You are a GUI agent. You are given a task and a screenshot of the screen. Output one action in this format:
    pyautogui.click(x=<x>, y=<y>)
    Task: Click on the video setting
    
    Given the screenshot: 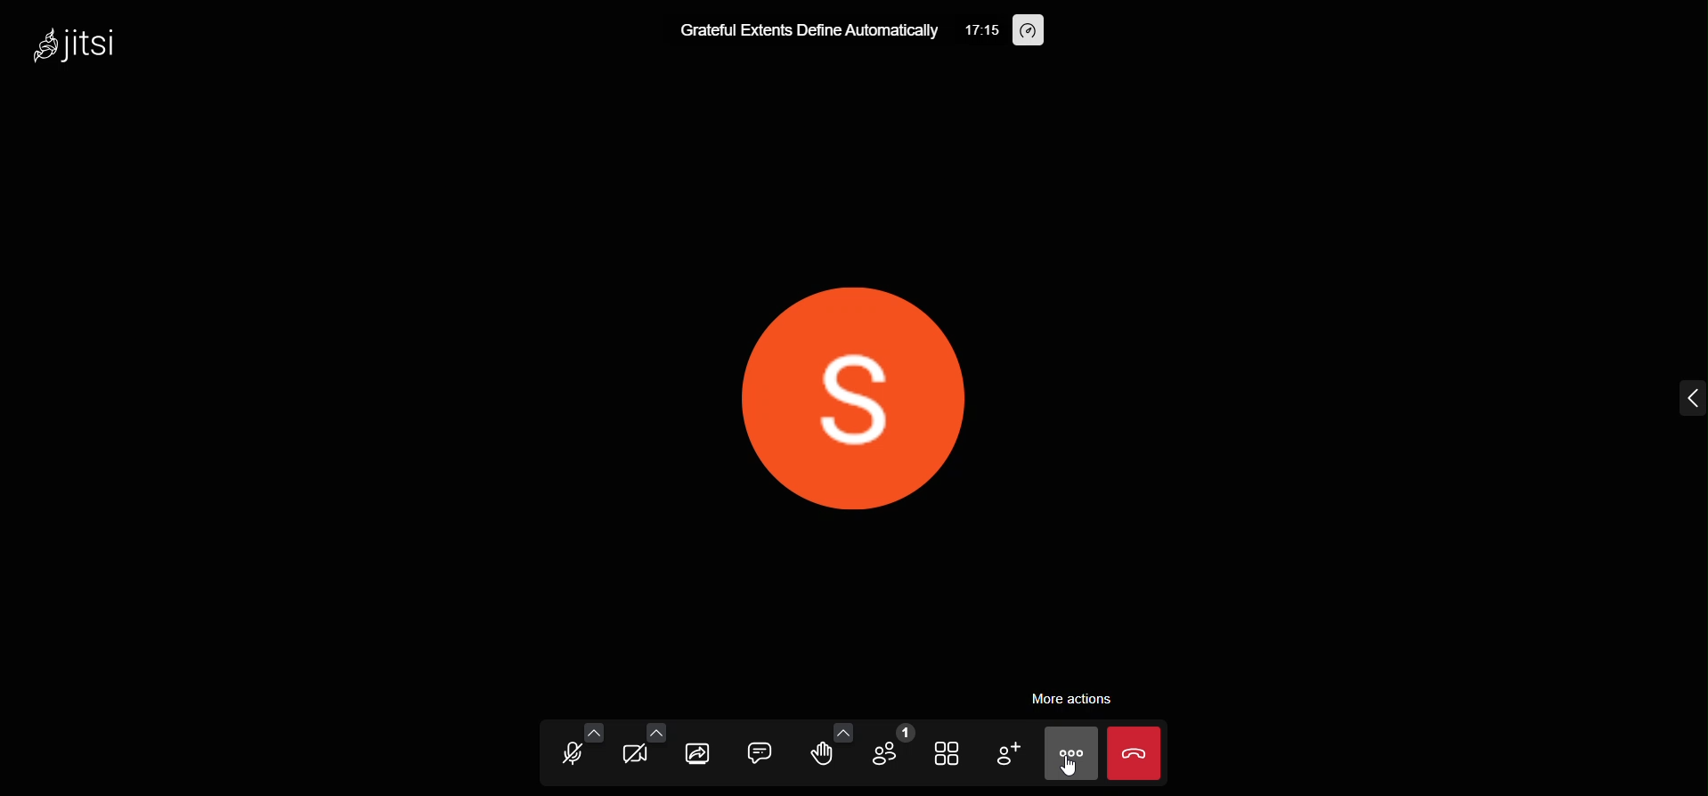 What is the action you would take?
    pyautogui.click(x=655, y=731)
    